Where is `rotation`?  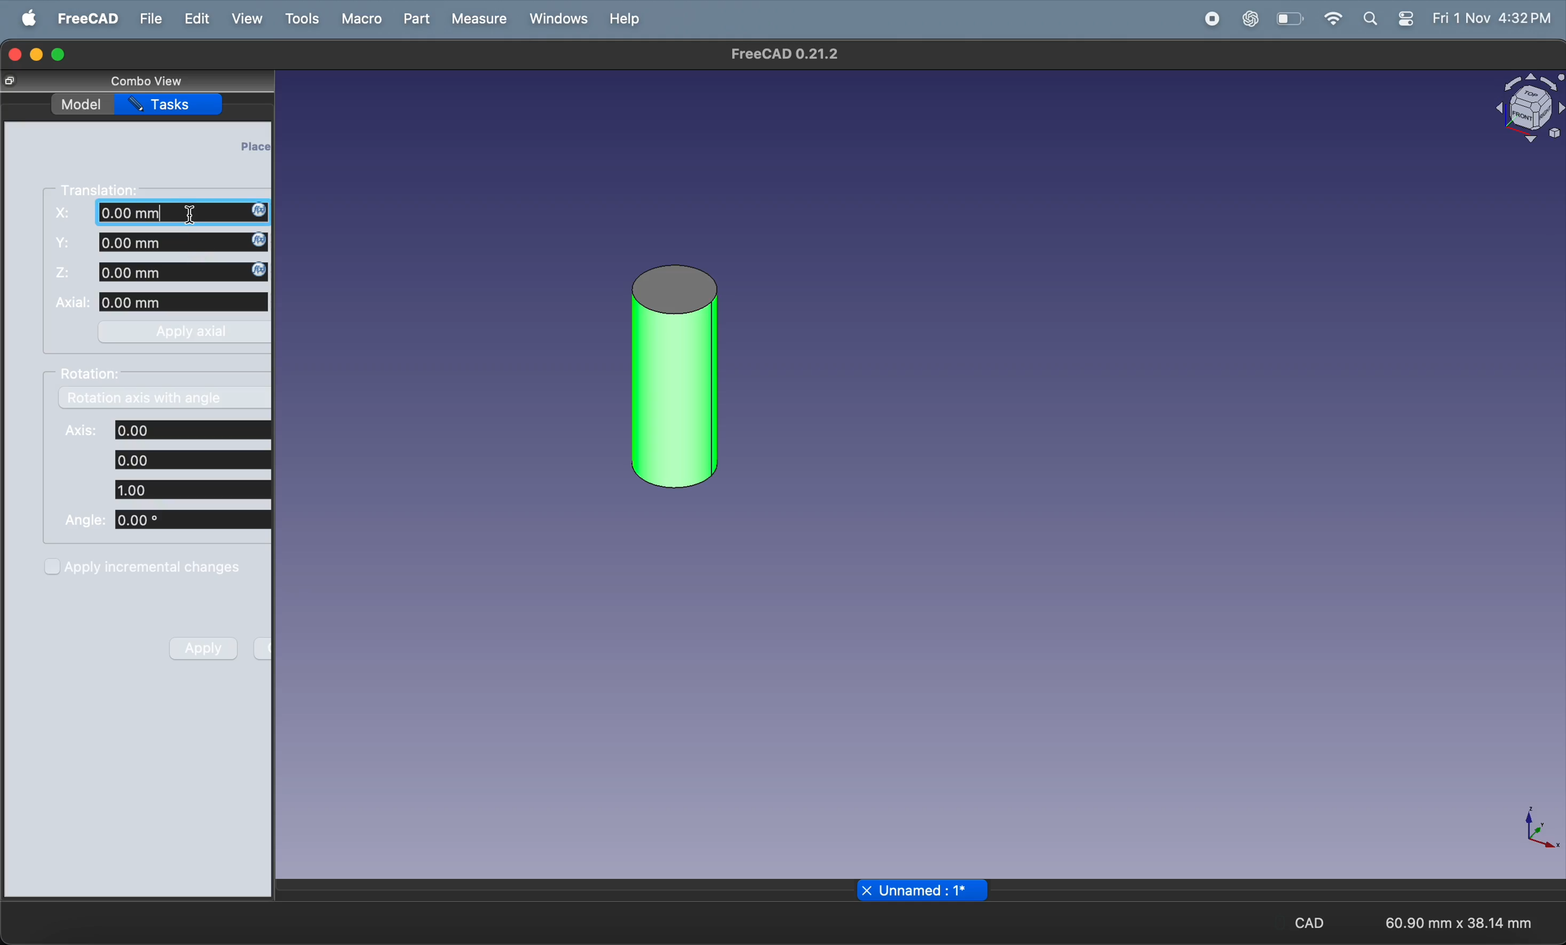 rotation is located at coordinates (96, 377).